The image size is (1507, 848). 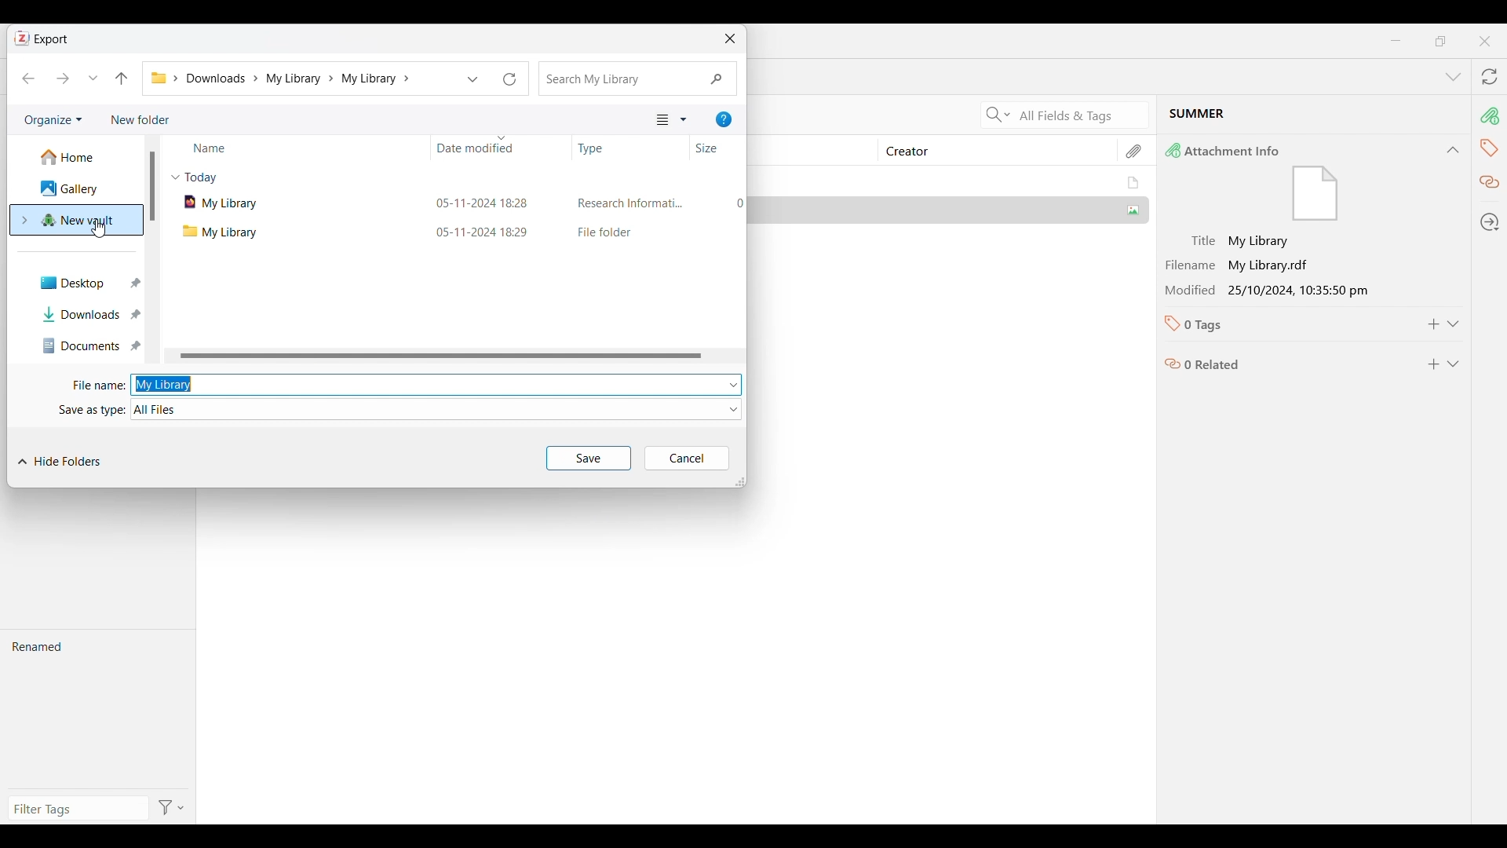 I want to click on Current selected file, so click(x=1313, y=116).